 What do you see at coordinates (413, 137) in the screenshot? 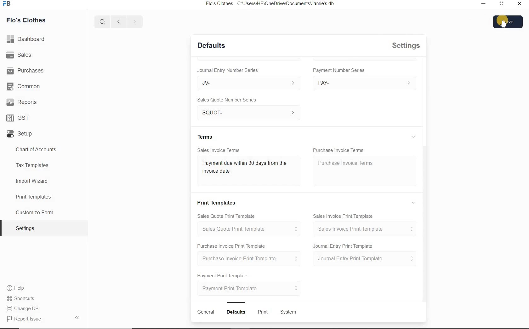
I see `Expand` at bounding box center [413, 137].